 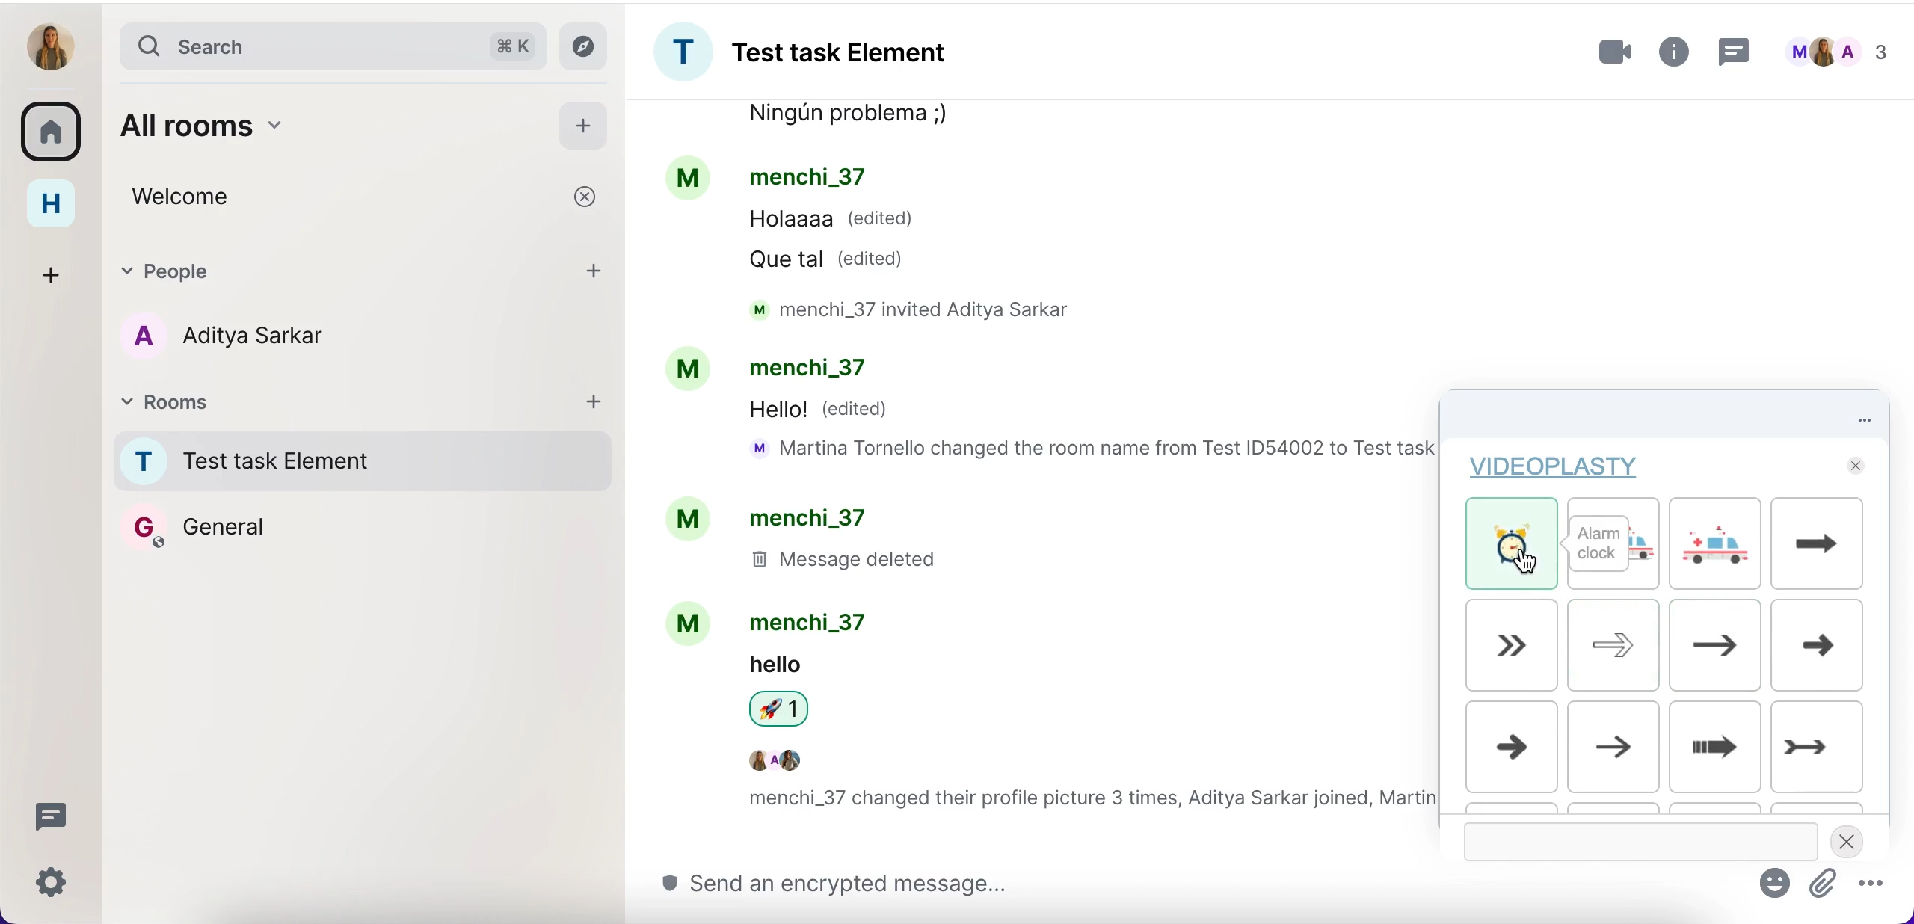 What do you see at coordinates (1871, 884) in the screenshot?
I see `more options` at bounding box center [1871, 884].